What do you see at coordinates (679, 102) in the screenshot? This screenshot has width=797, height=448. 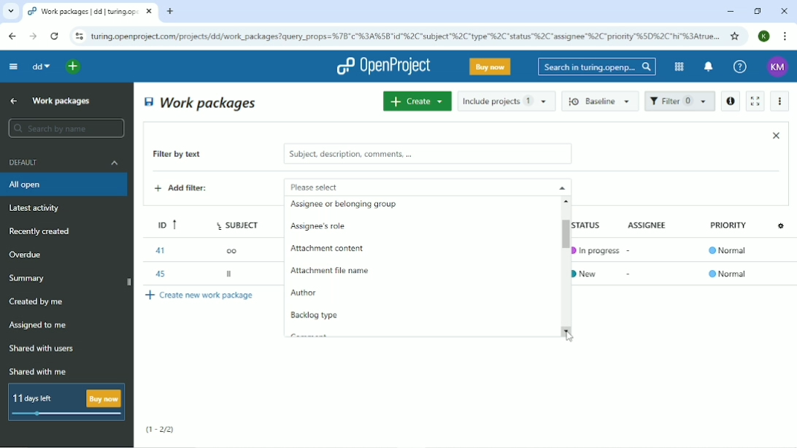 I see `Filter 1` at bounding box center [679, 102].